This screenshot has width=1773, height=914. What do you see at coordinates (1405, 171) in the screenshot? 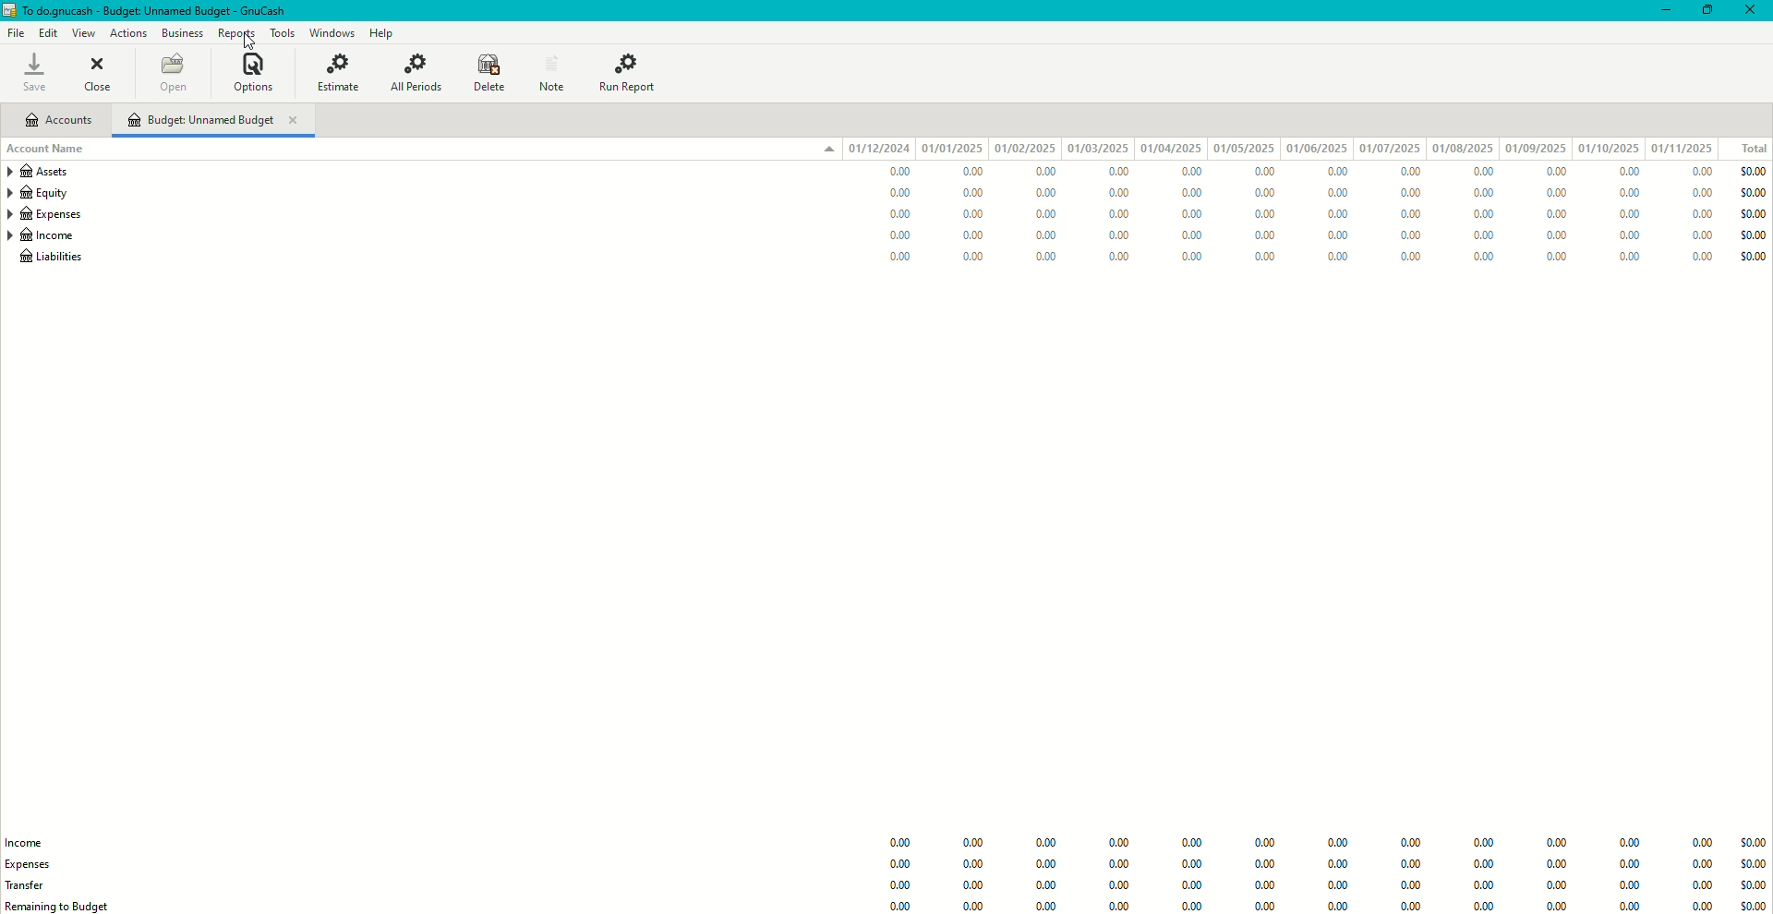
I see `0.00` at bounding box center [1405, 171].